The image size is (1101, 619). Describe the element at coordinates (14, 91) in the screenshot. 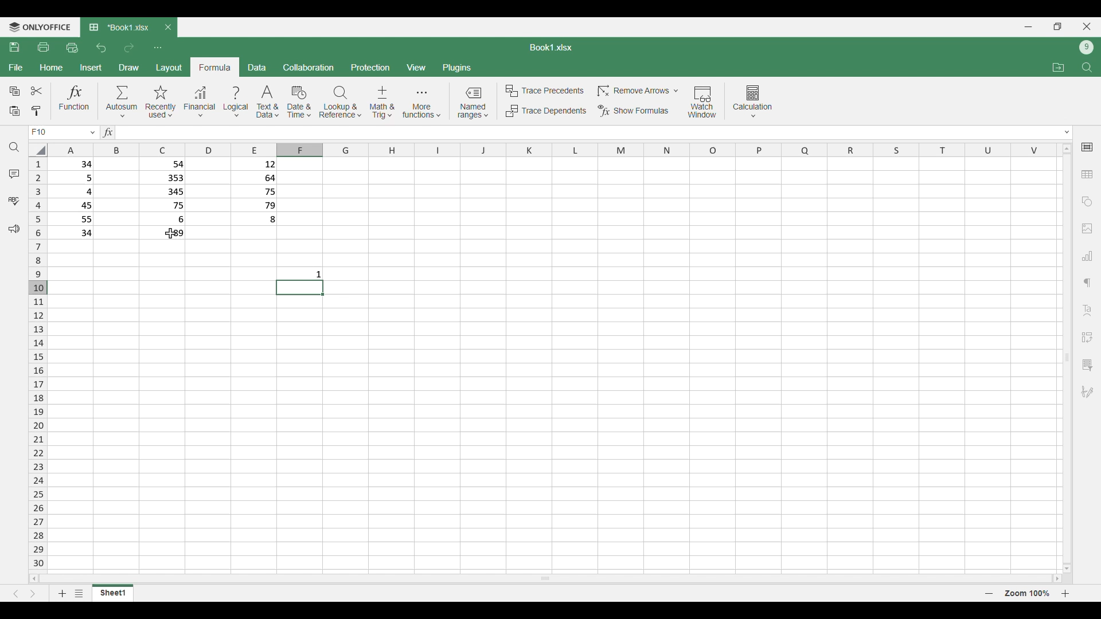

I see `Copy` at that location.